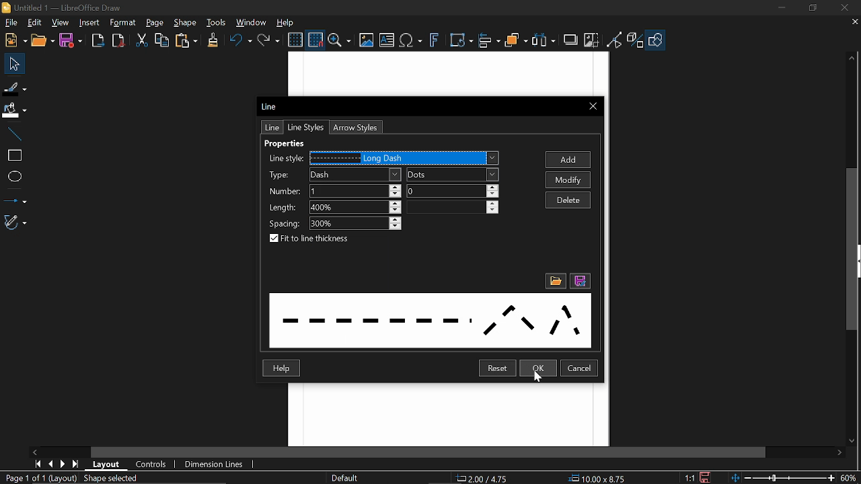  What do you see at coordinates (305, 127) in the screenshot?
I see `Line styles` at bounding box center [305, 127].